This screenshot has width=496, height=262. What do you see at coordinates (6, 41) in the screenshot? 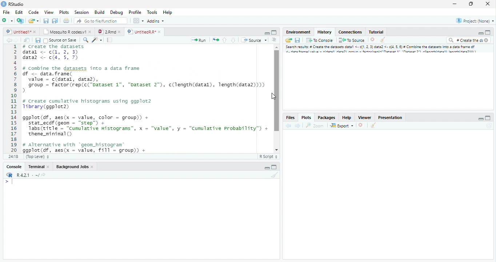
I see `Back` at bounding box center [6, 41].